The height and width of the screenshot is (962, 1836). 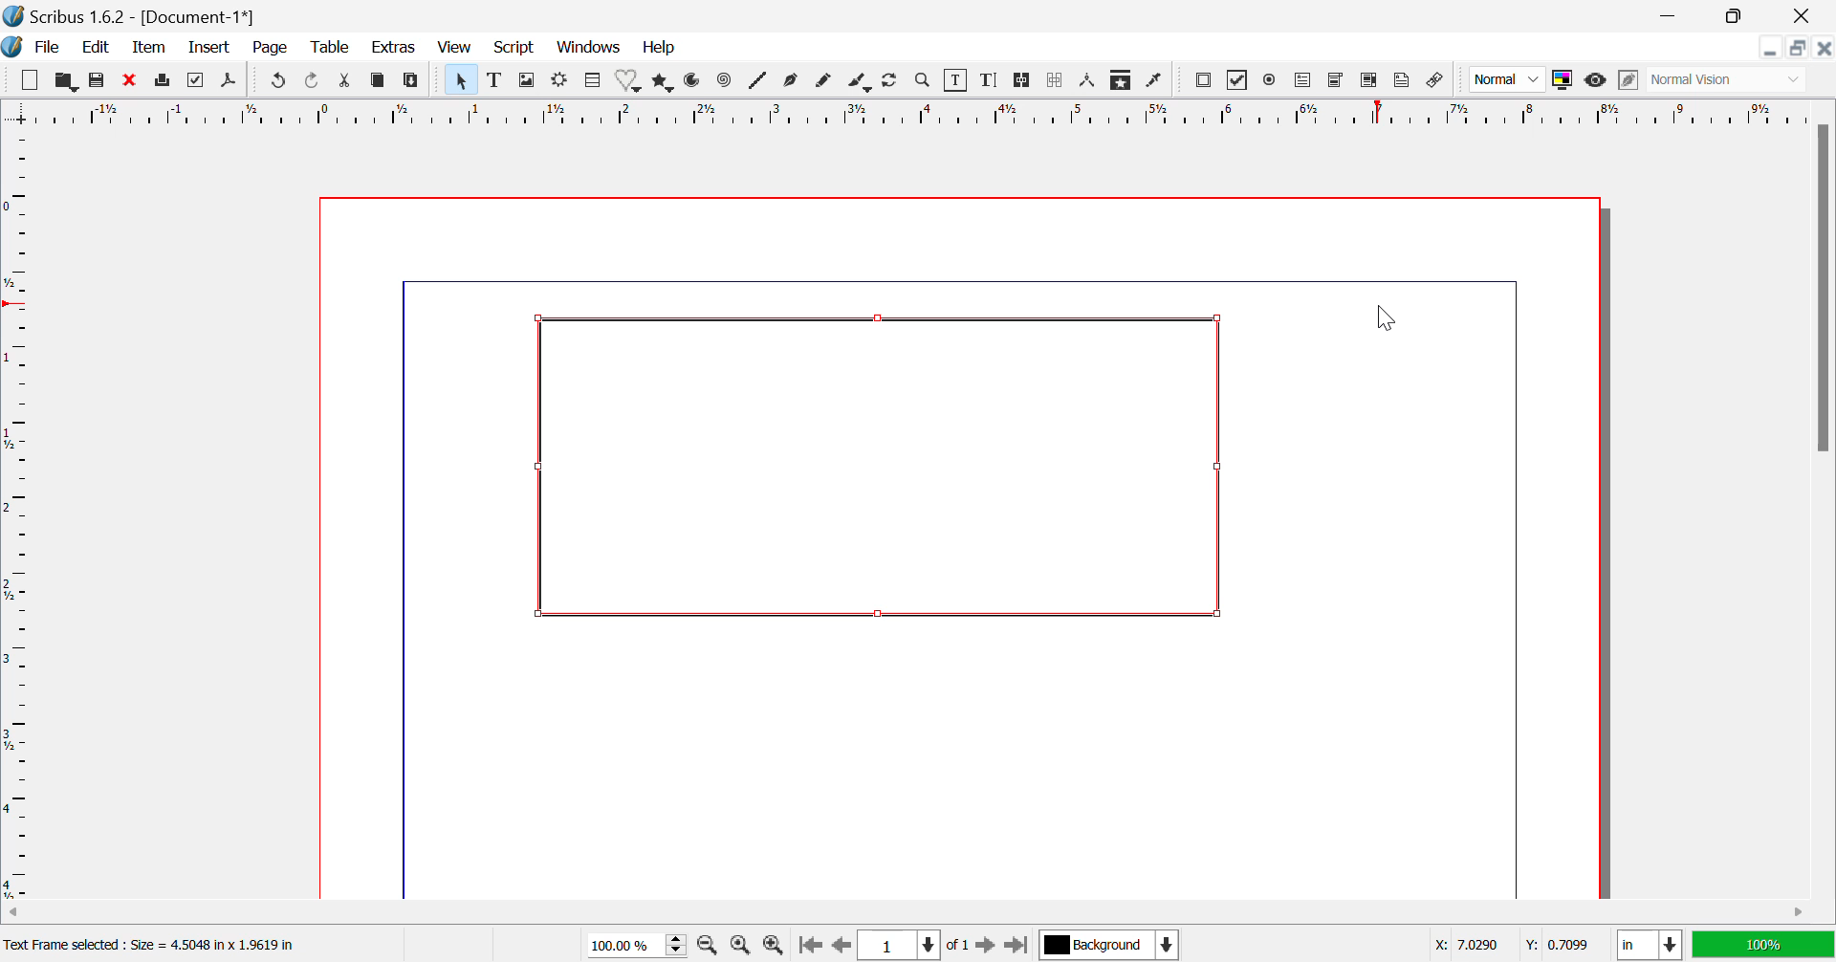 I want to click on Measurements, so click(x=1091, y=81).